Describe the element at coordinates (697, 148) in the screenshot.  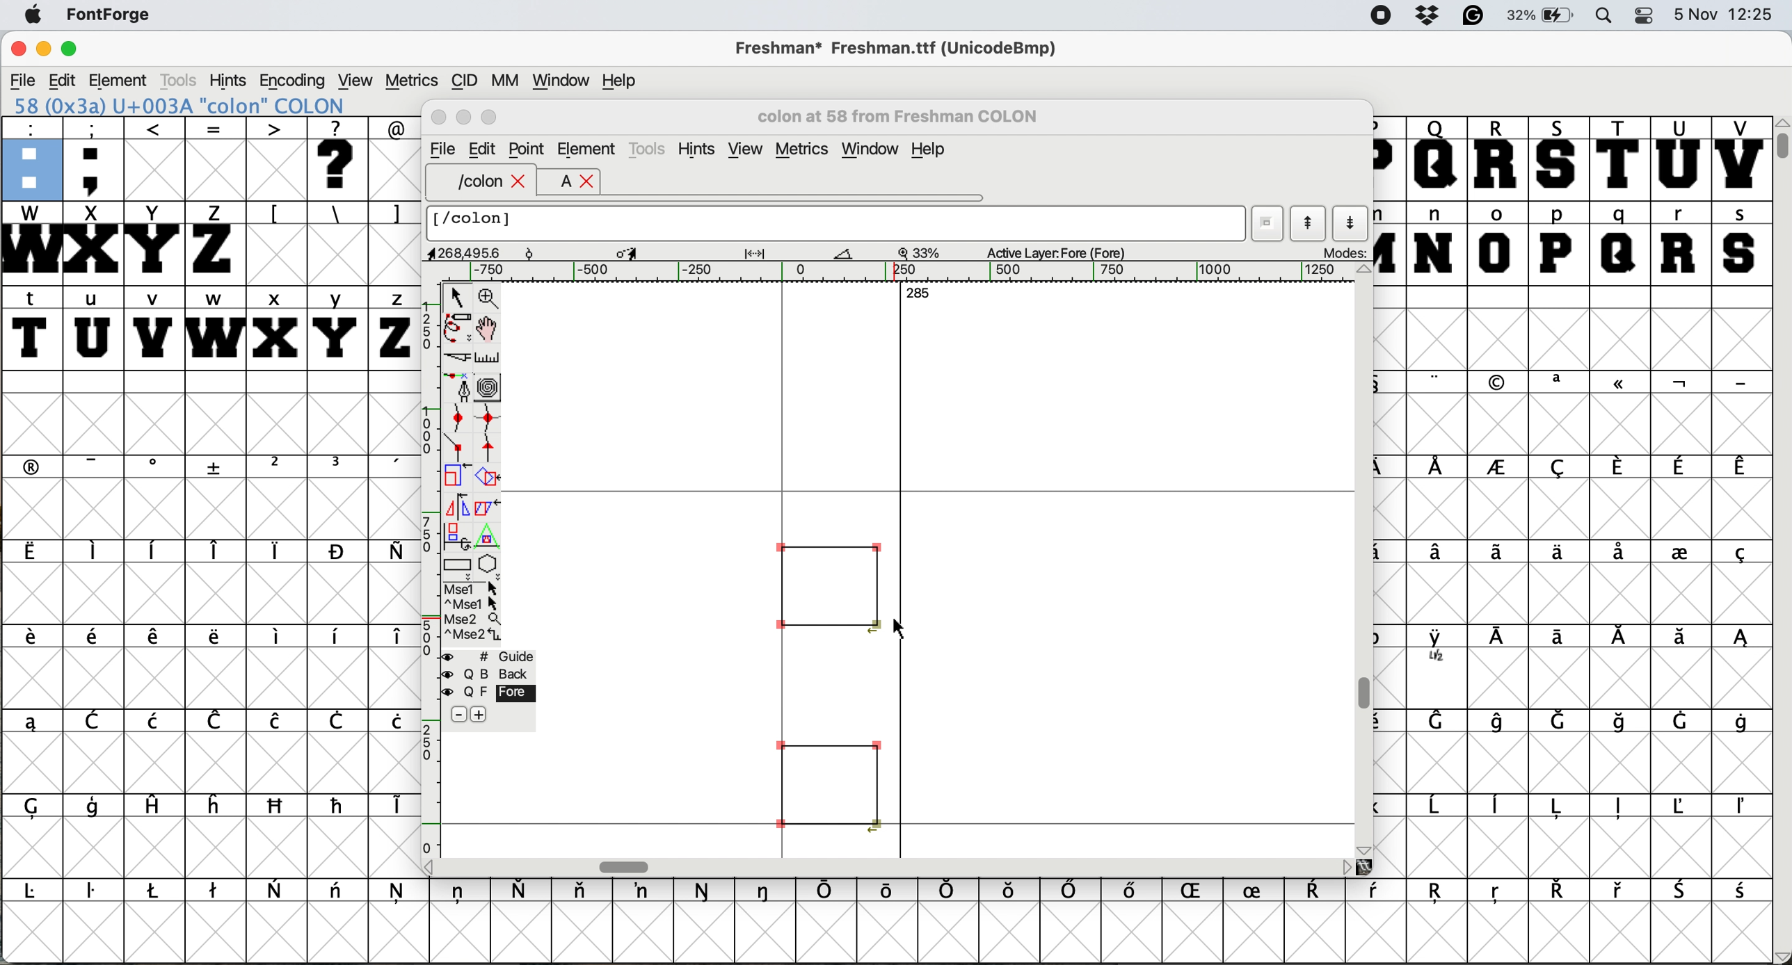
I see `hints` at that location.